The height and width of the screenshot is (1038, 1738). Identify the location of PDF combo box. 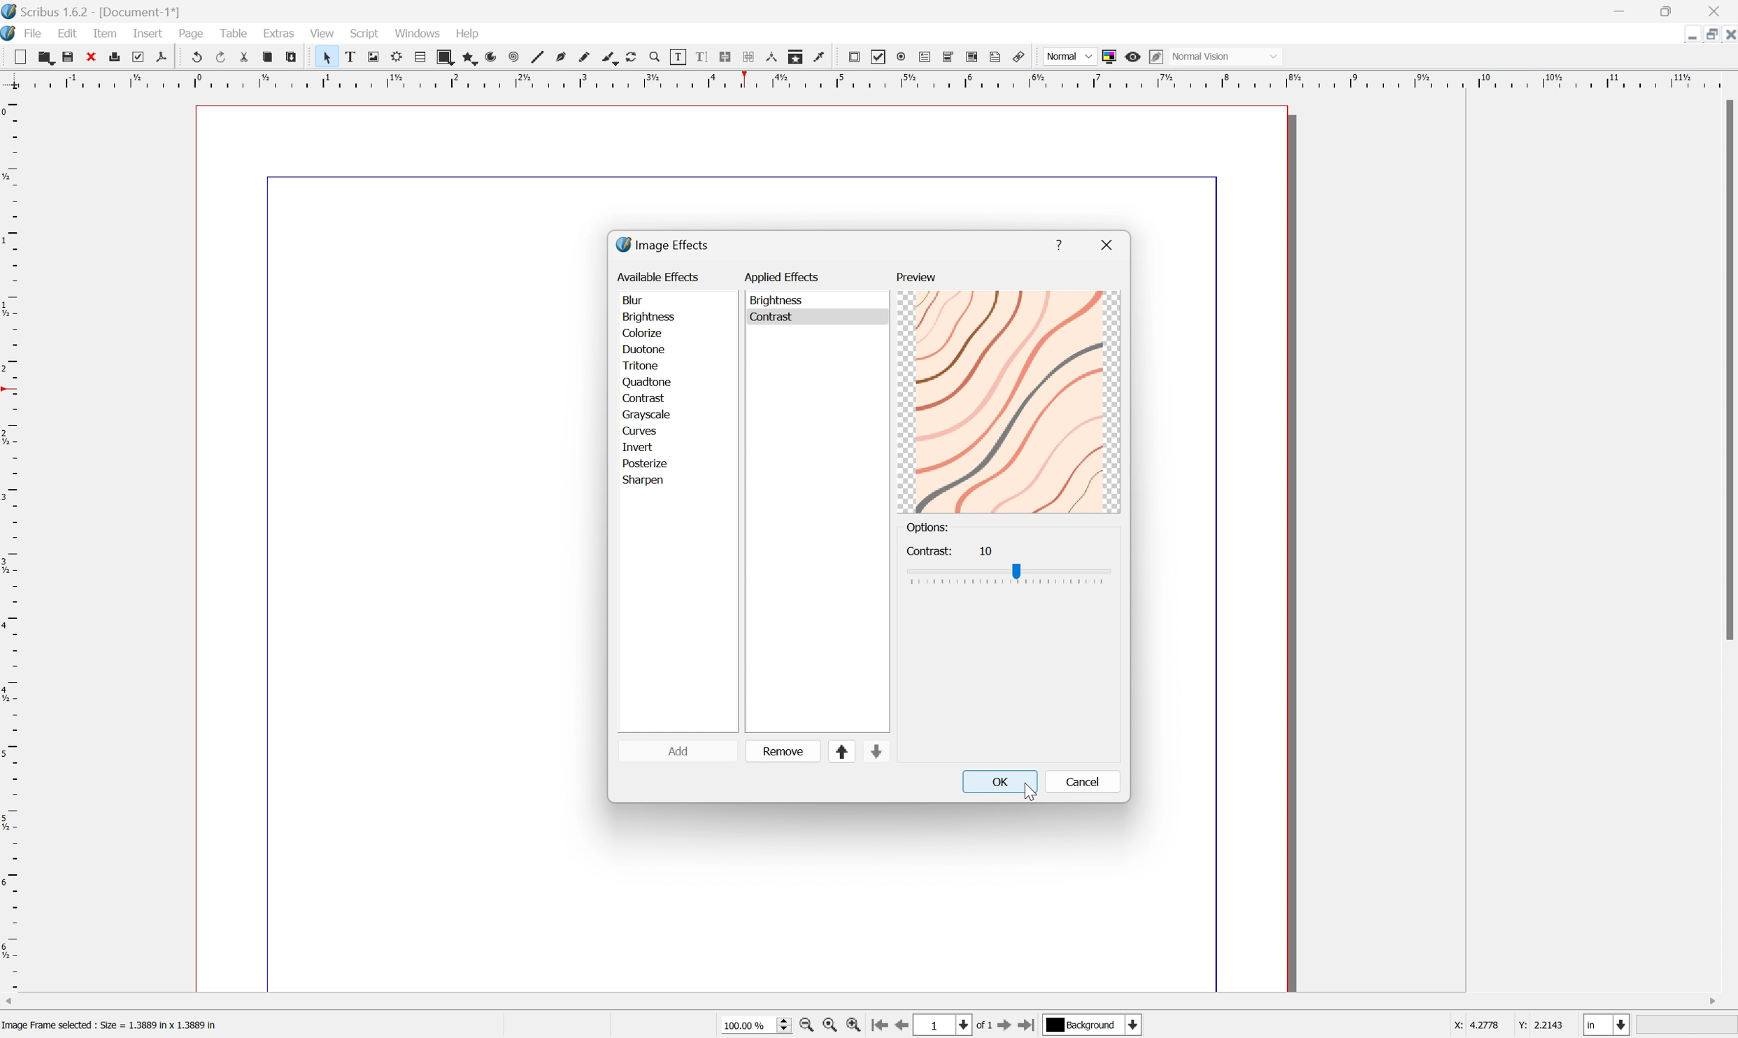
(950, 58).